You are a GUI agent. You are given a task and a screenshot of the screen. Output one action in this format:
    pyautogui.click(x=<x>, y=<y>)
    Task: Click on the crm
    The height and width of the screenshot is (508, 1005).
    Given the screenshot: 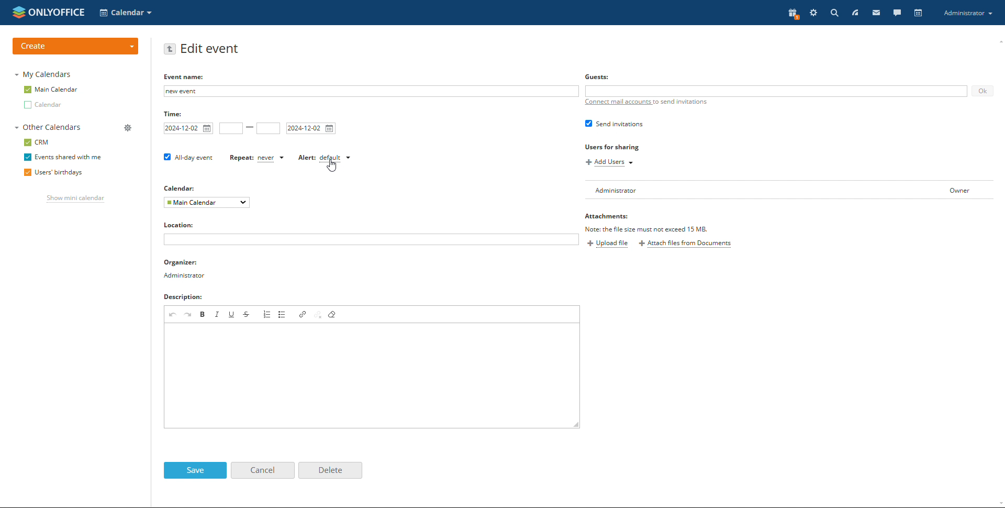 What is the action you would take?
    pyautogui.click(x=35, y=142)
    